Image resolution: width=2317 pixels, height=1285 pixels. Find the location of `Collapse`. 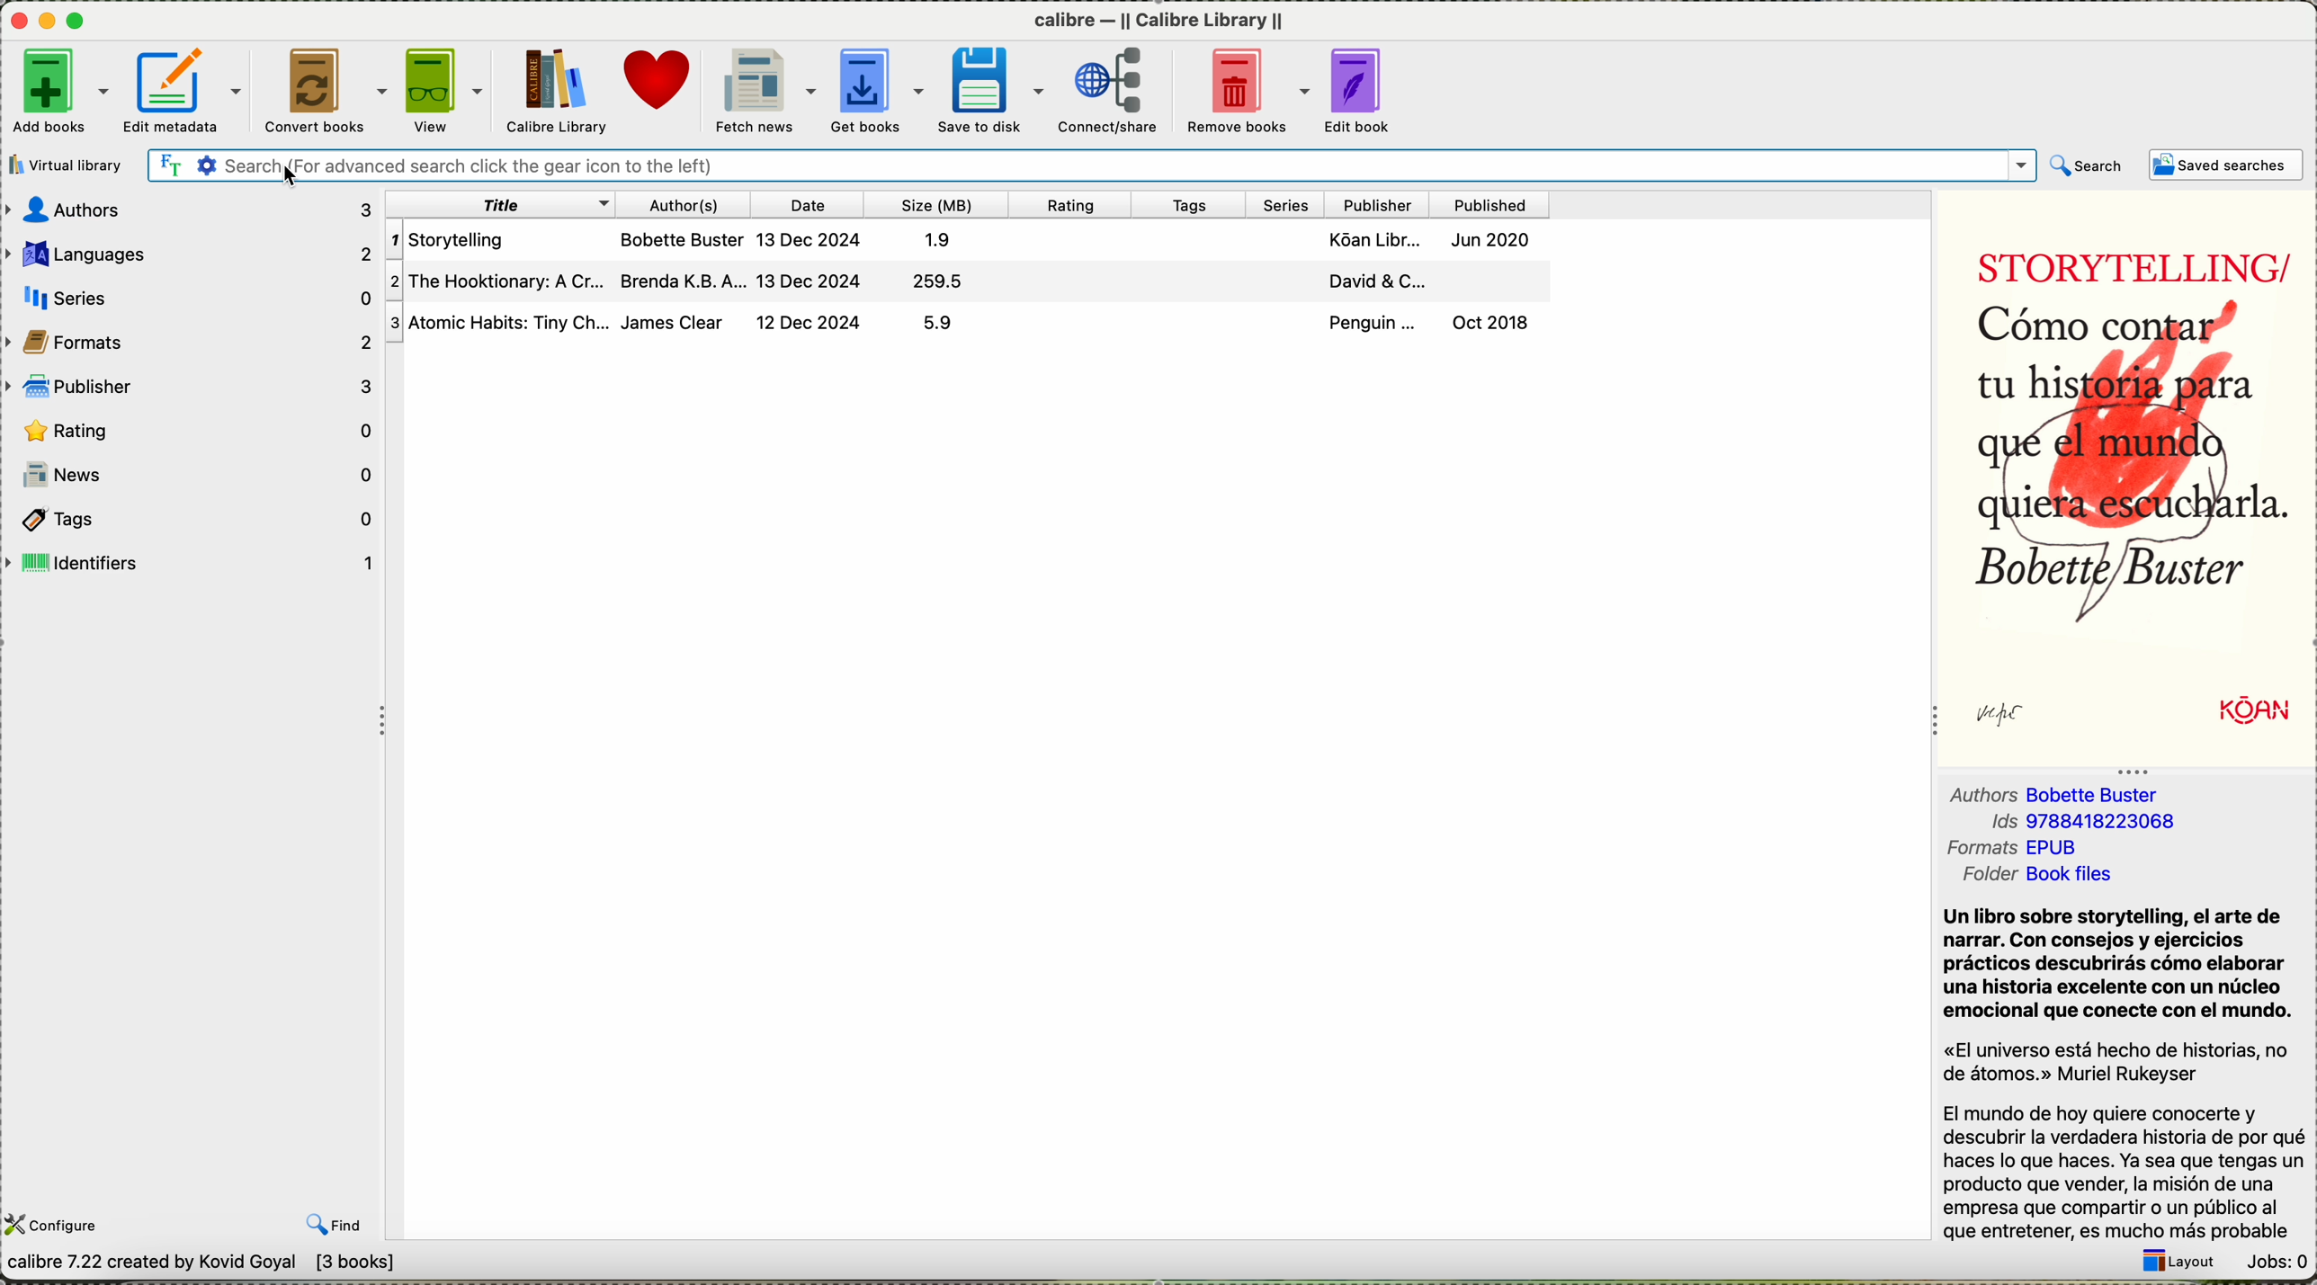

Collapse is located at coordinates (2133, 770).